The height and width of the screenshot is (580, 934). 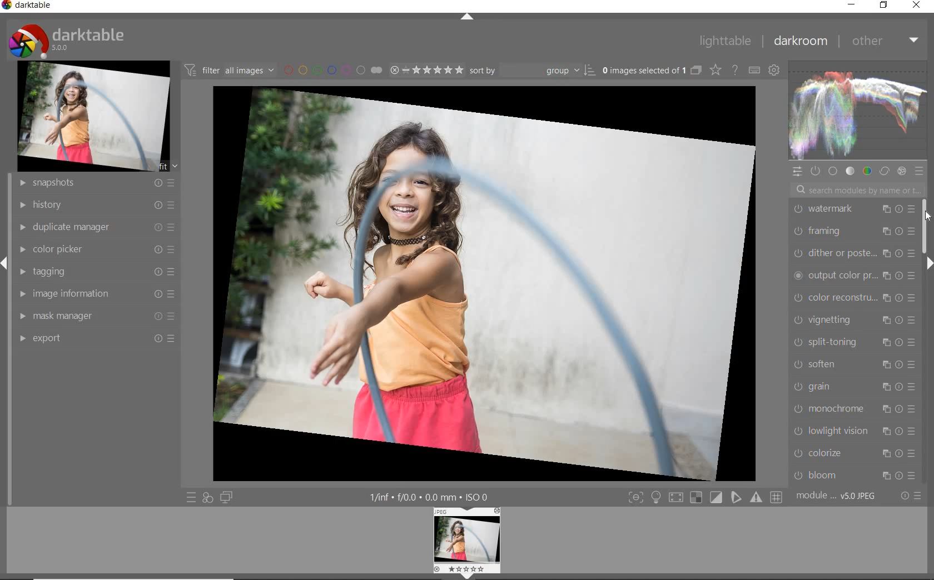 I want to click on mask manager, so click(x=95, y=317).